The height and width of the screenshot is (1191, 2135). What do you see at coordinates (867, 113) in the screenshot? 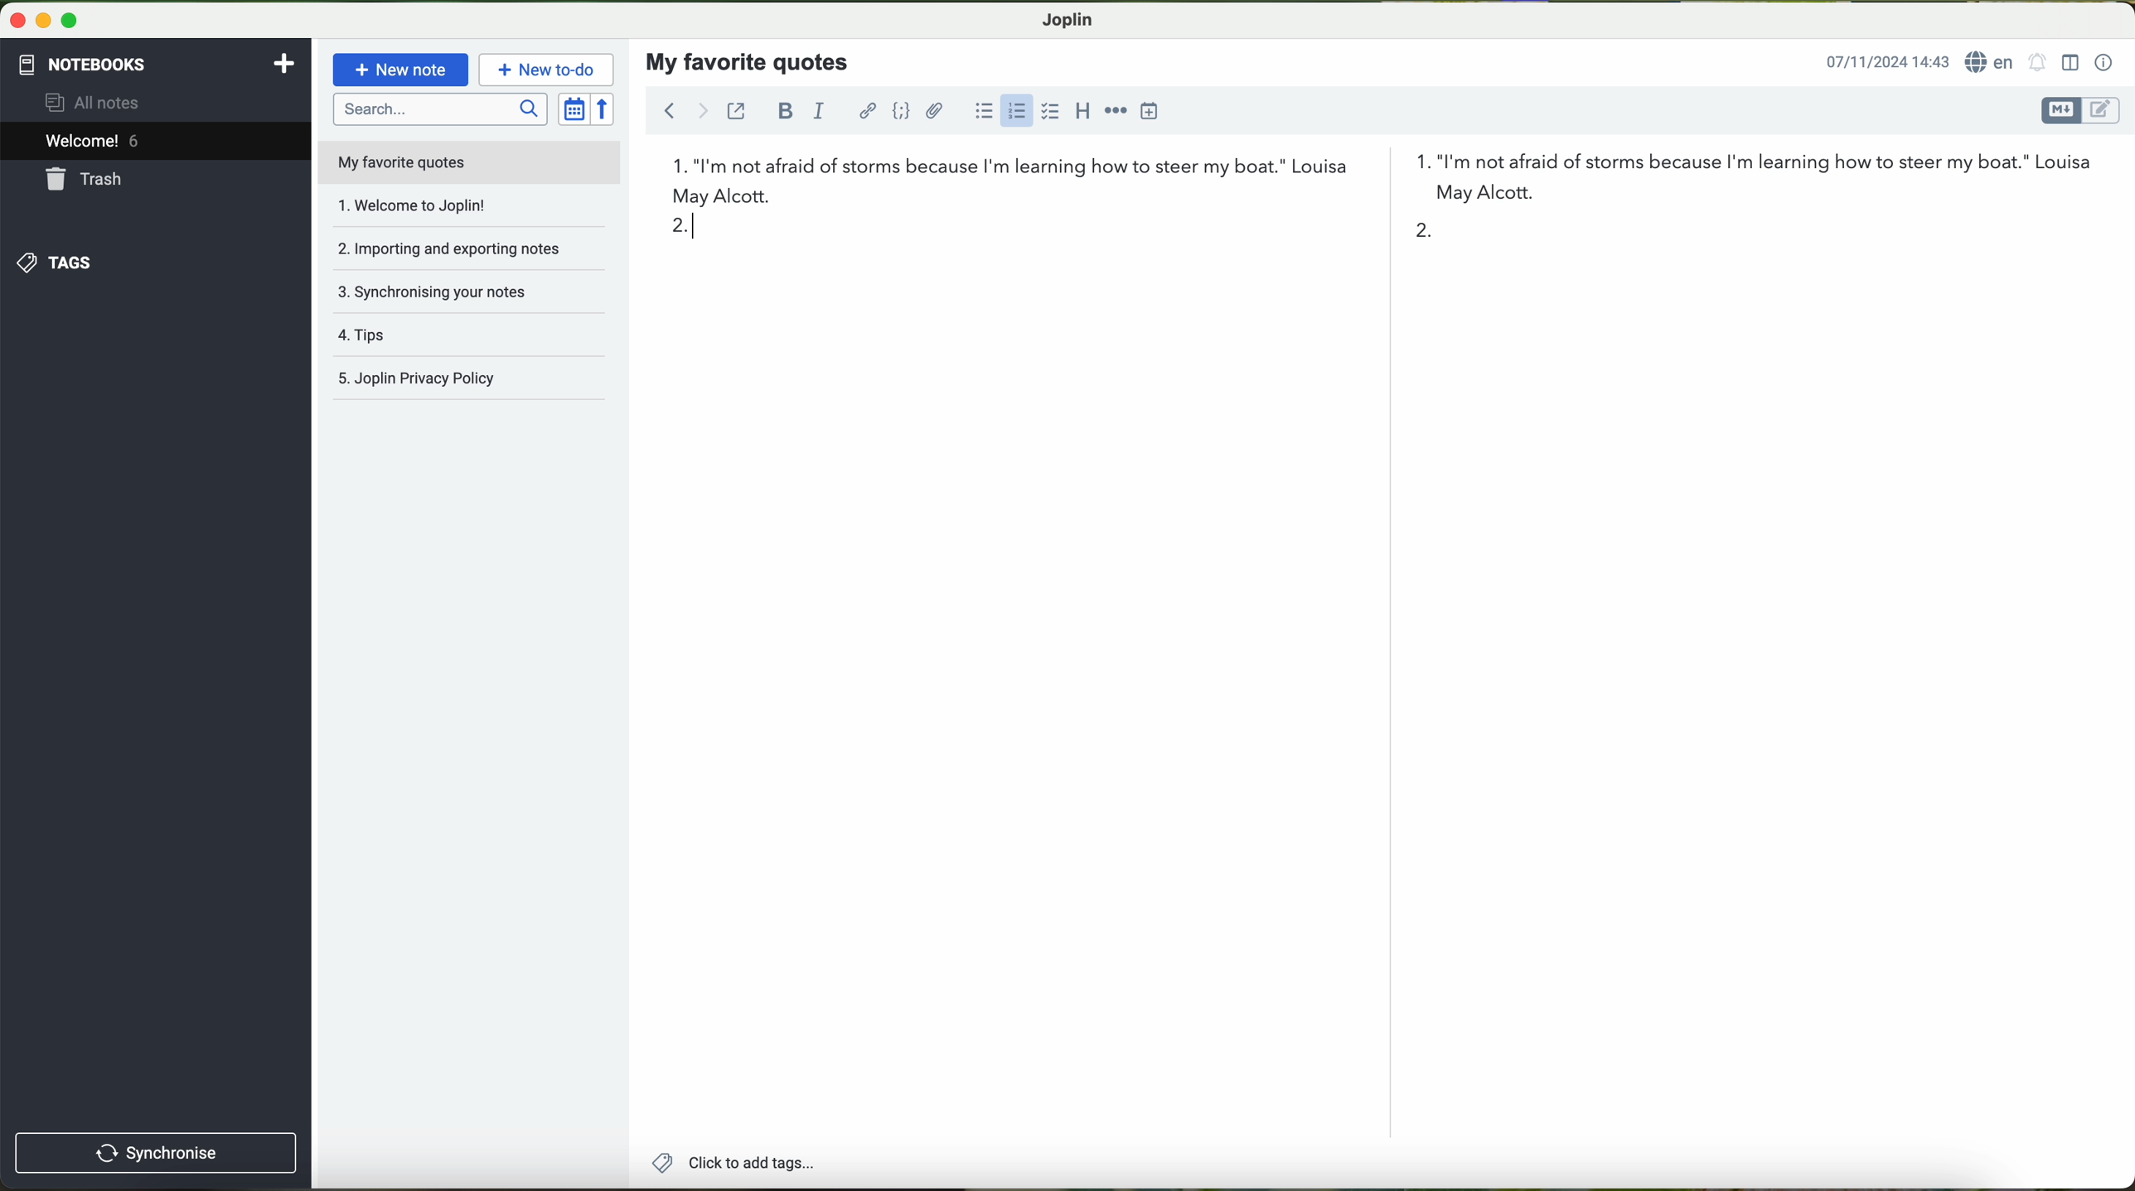
I see `hyperlink` at bounding box center [867, 113].